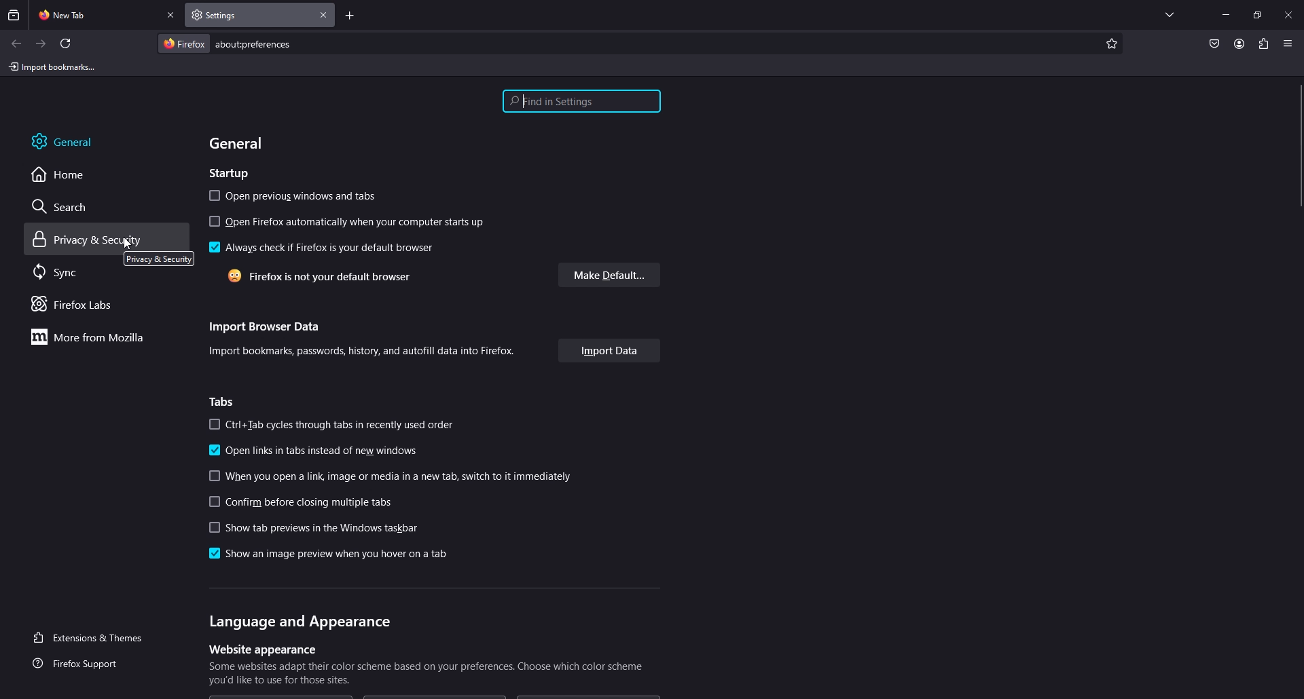  What do you see at coordinates (158, 259) in the screenshot?
I see `cursor description: privacy & safety` at bounding box center [158, 259].